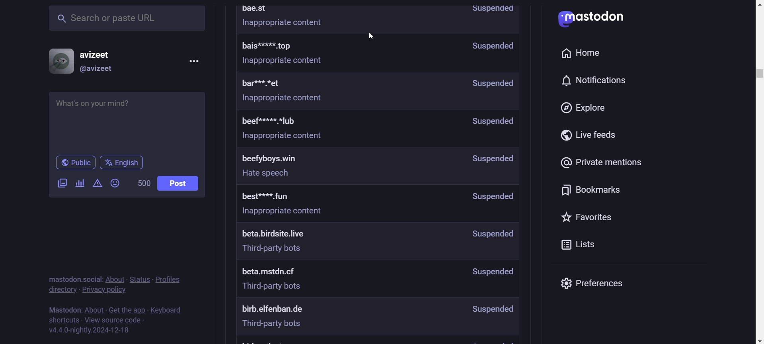  I want to click on cursor, so click(370, 34).